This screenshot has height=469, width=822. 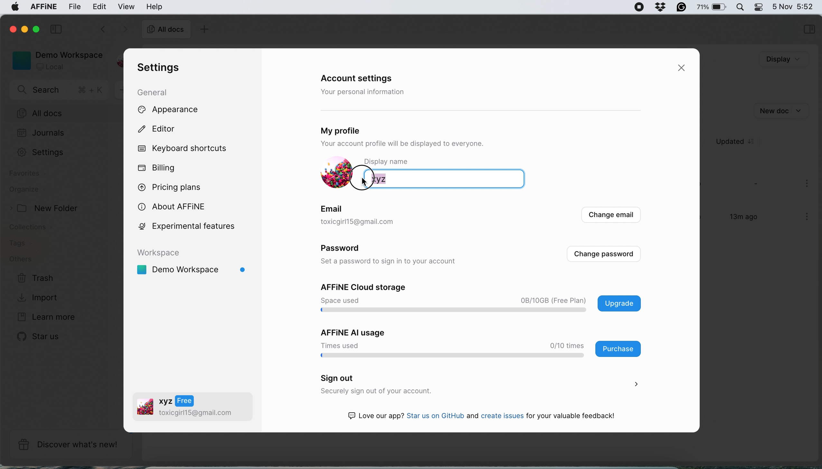 I want to click on display picture, so click(x=334, y=173).